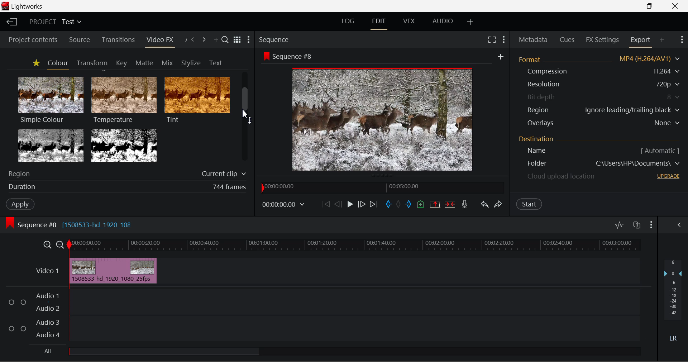 The width and height of the screenshot is (688, 362). Describe the element at coordinates (405, 186) in the screenshot. I see `00:05:00.00` at that location.